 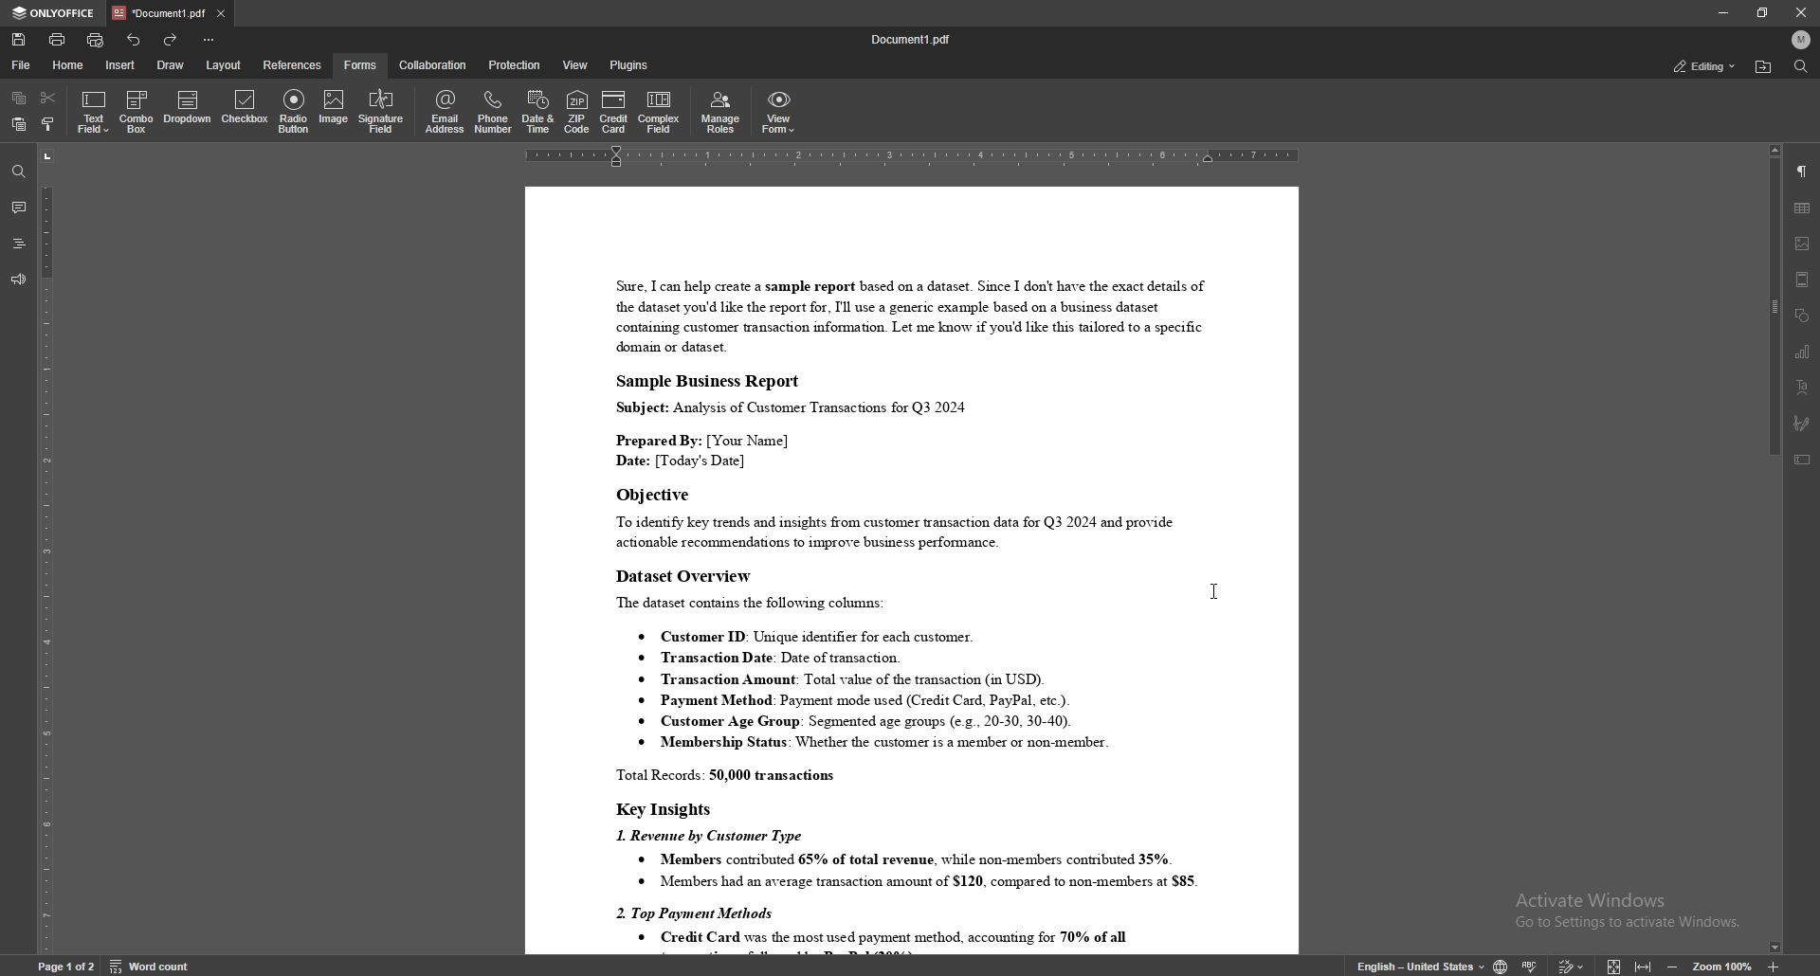 I want to click on complex field, so click(x=662, y=112).